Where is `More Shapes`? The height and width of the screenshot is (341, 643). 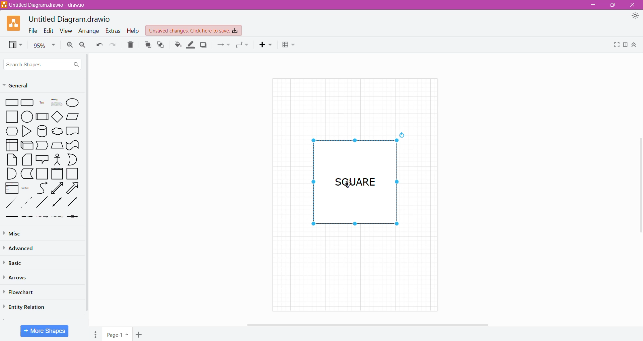 More Shapes is located at coordinates (44, 331).